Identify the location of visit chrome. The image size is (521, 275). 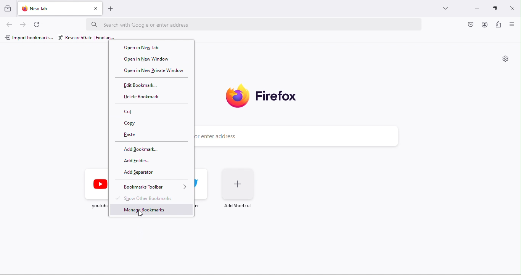
(471, 25).